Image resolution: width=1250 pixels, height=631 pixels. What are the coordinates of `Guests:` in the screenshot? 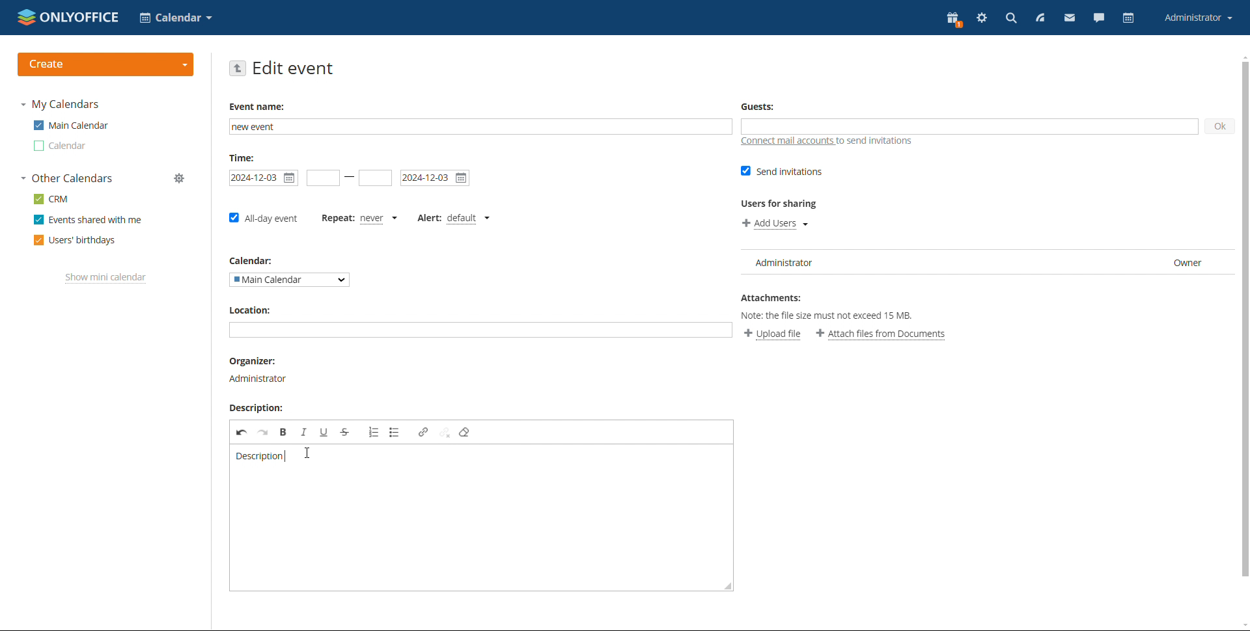 It's located at (760, 105).